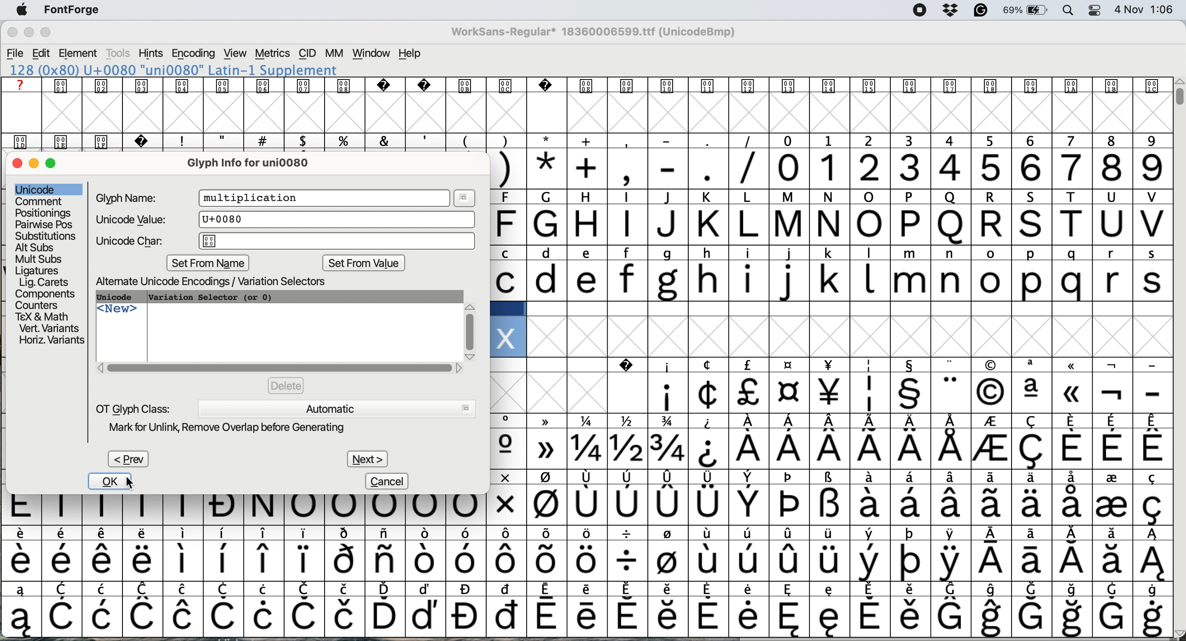 This screenshot has height=641, width=1186. I want to click on special characters, so click(582, 561).